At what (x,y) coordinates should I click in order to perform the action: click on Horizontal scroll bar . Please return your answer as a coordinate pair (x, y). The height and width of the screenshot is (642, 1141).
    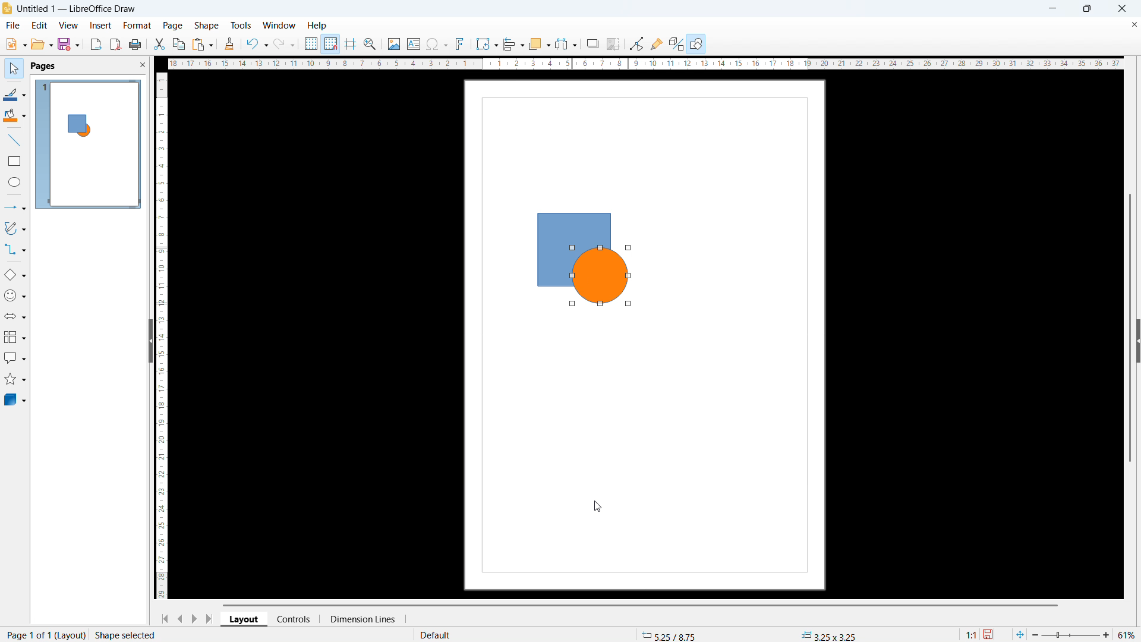
    Looking at the image, I should click on (641, 605).